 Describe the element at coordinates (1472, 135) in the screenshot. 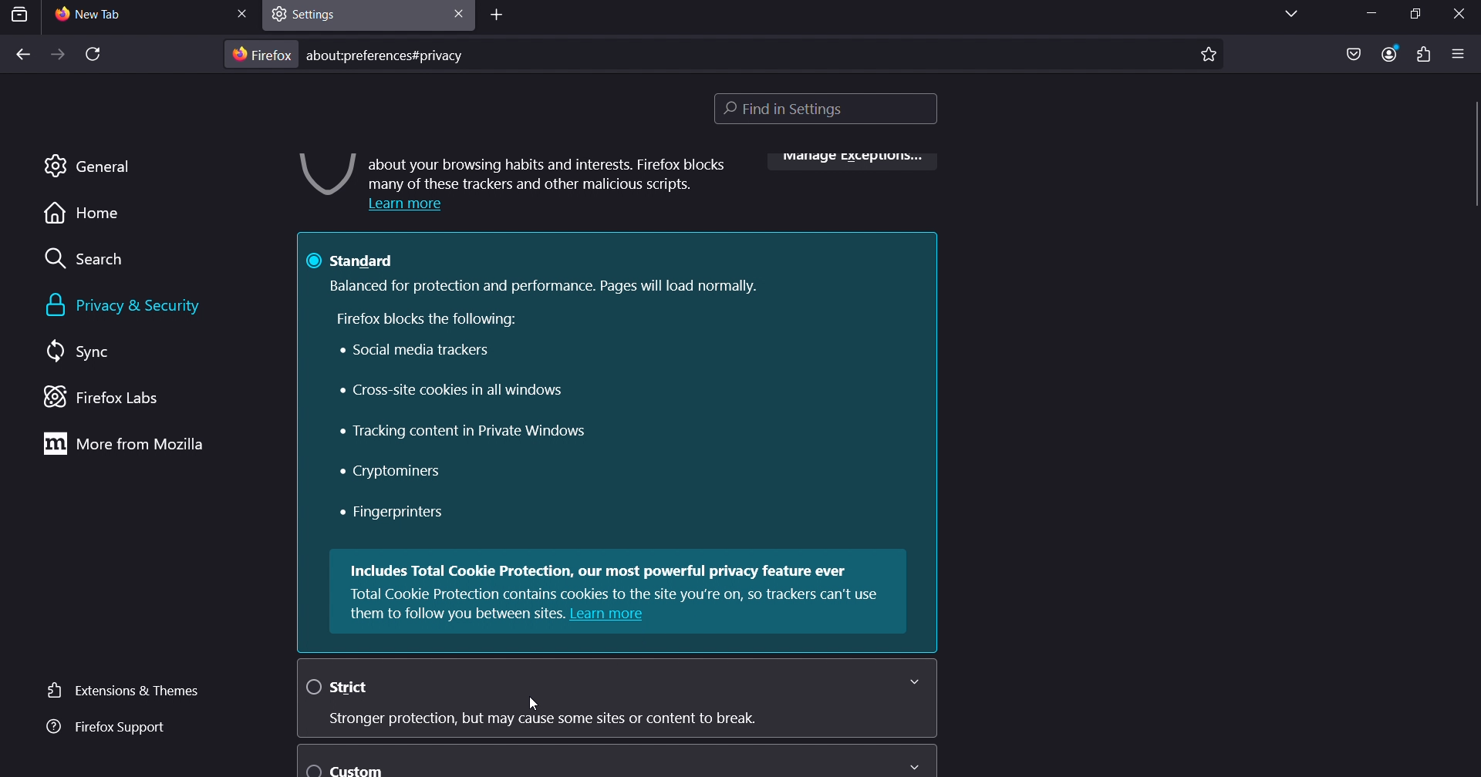

I see `scrollbar` at that location.